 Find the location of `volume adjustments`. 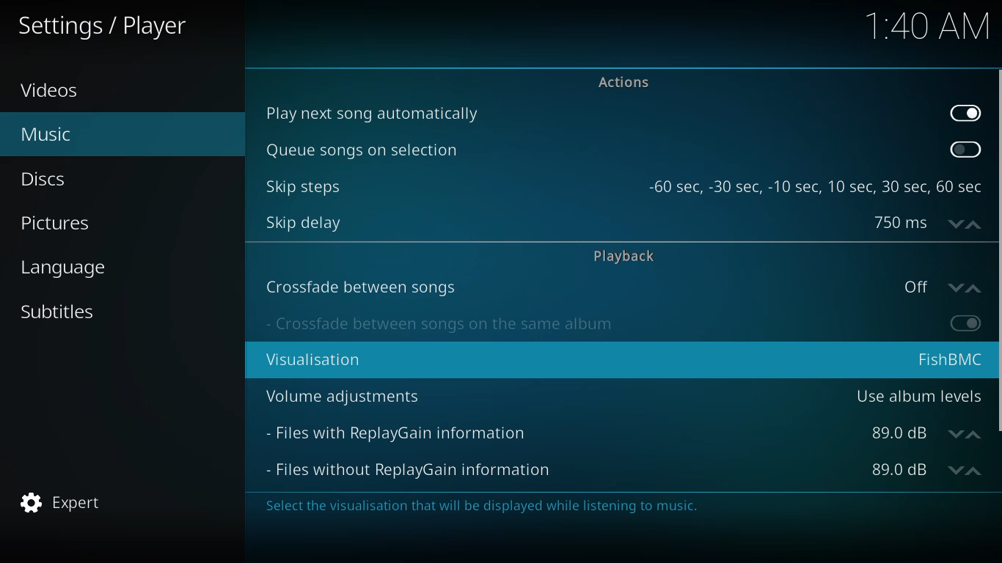

volume adjustments is located at coordinates (347, 394).